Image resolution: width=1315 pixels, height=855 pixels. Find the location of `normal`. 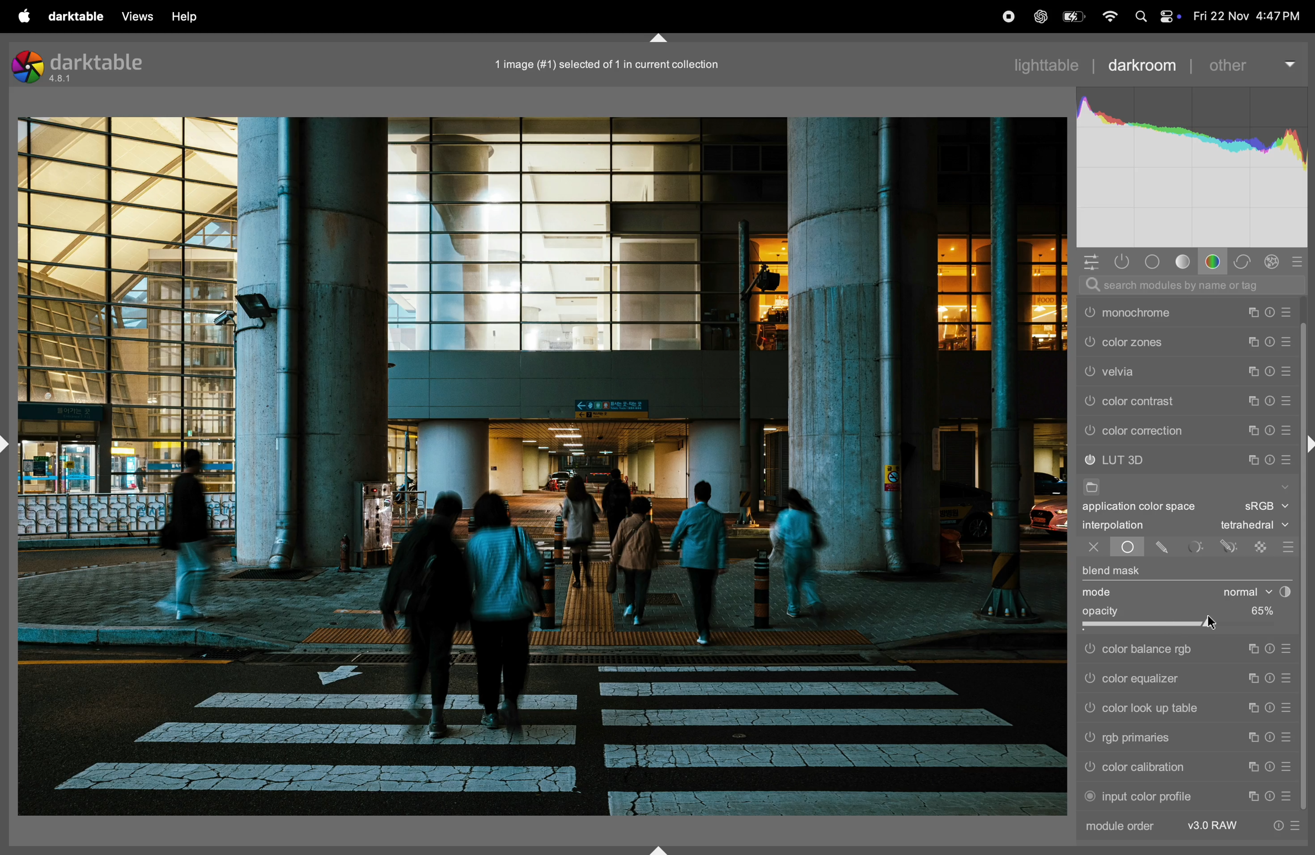

normal is located at coordinates (1238, 591).